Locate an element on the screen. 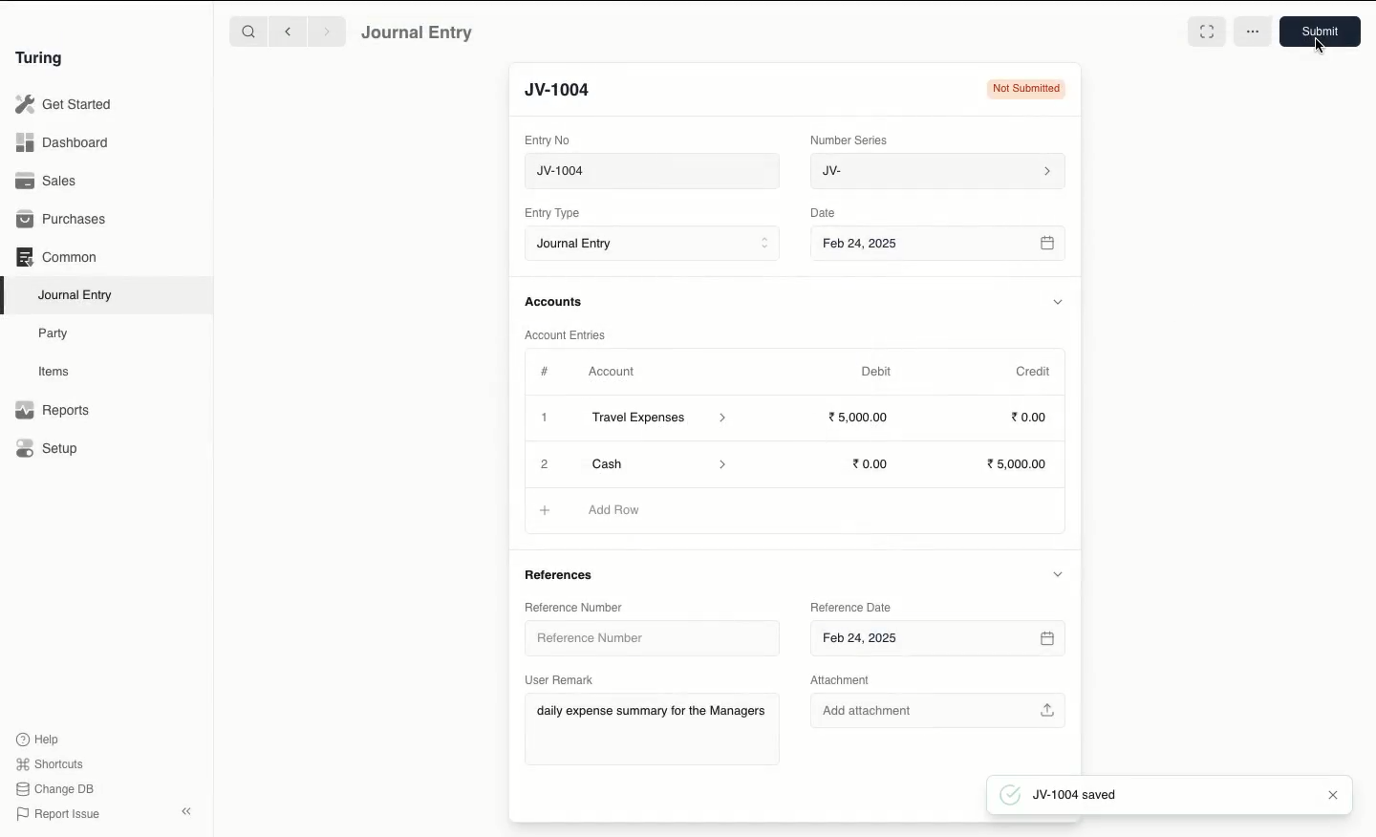 The width and height of the screenshot is (1376, 837). Credit is located at coordinates (1035, 372).